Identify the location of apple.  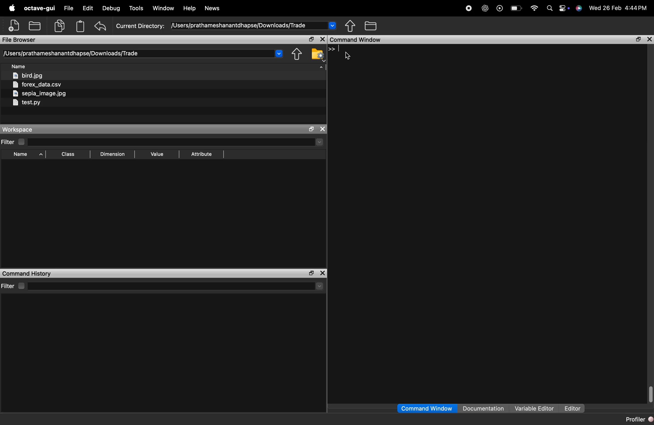
(12, 8).